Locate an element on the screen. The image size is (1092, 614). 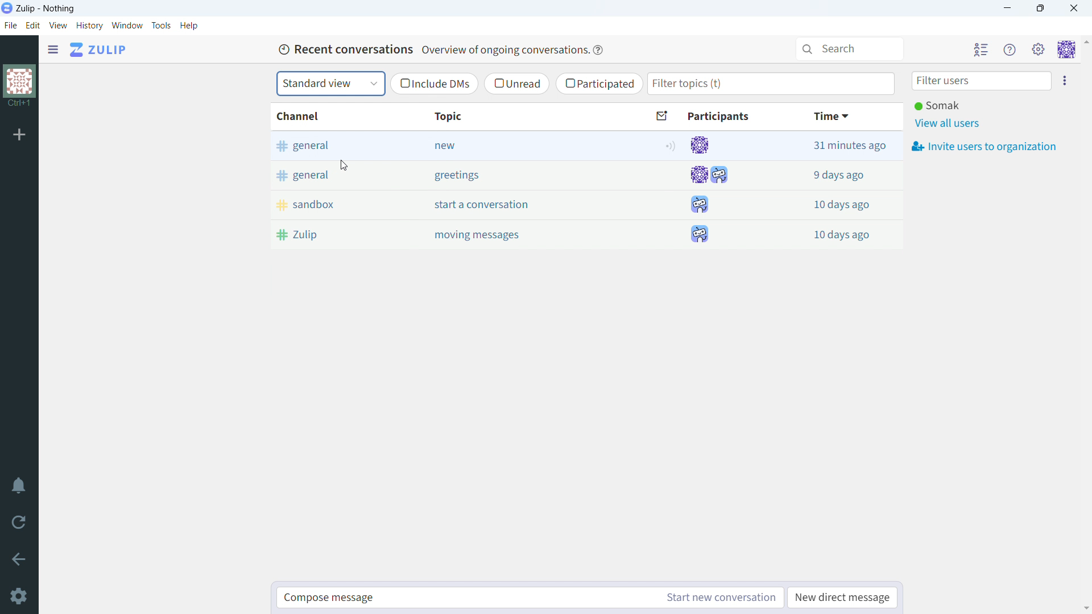
main menu is located at coordinates (1039, 49).